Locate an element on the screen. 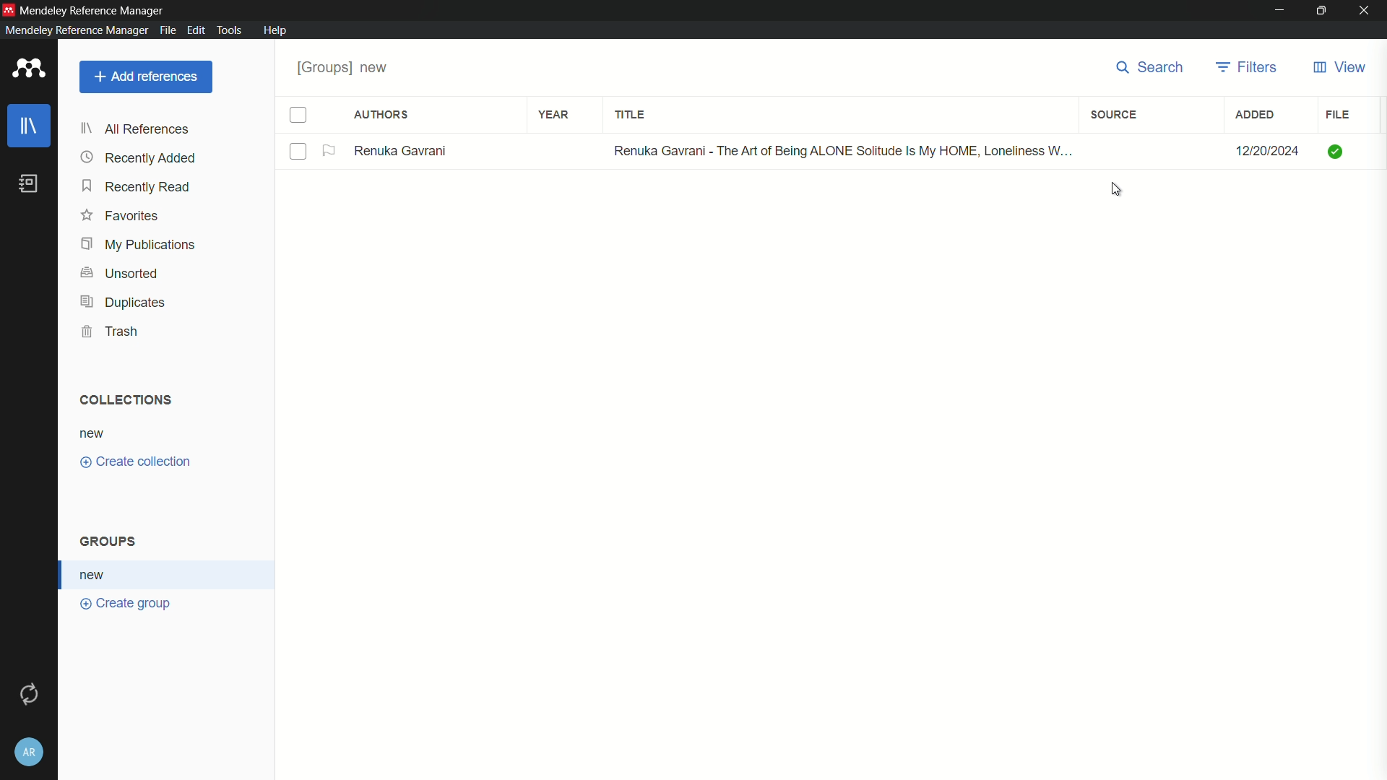 The image size is (1387, 780). favorites is located at coordinates (121, 217).